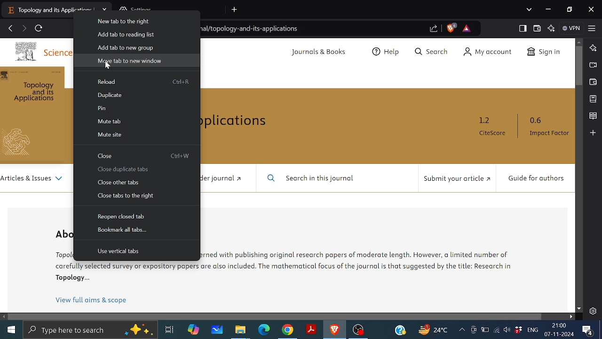  I want to click on New tab to the right, so click(125, 22).